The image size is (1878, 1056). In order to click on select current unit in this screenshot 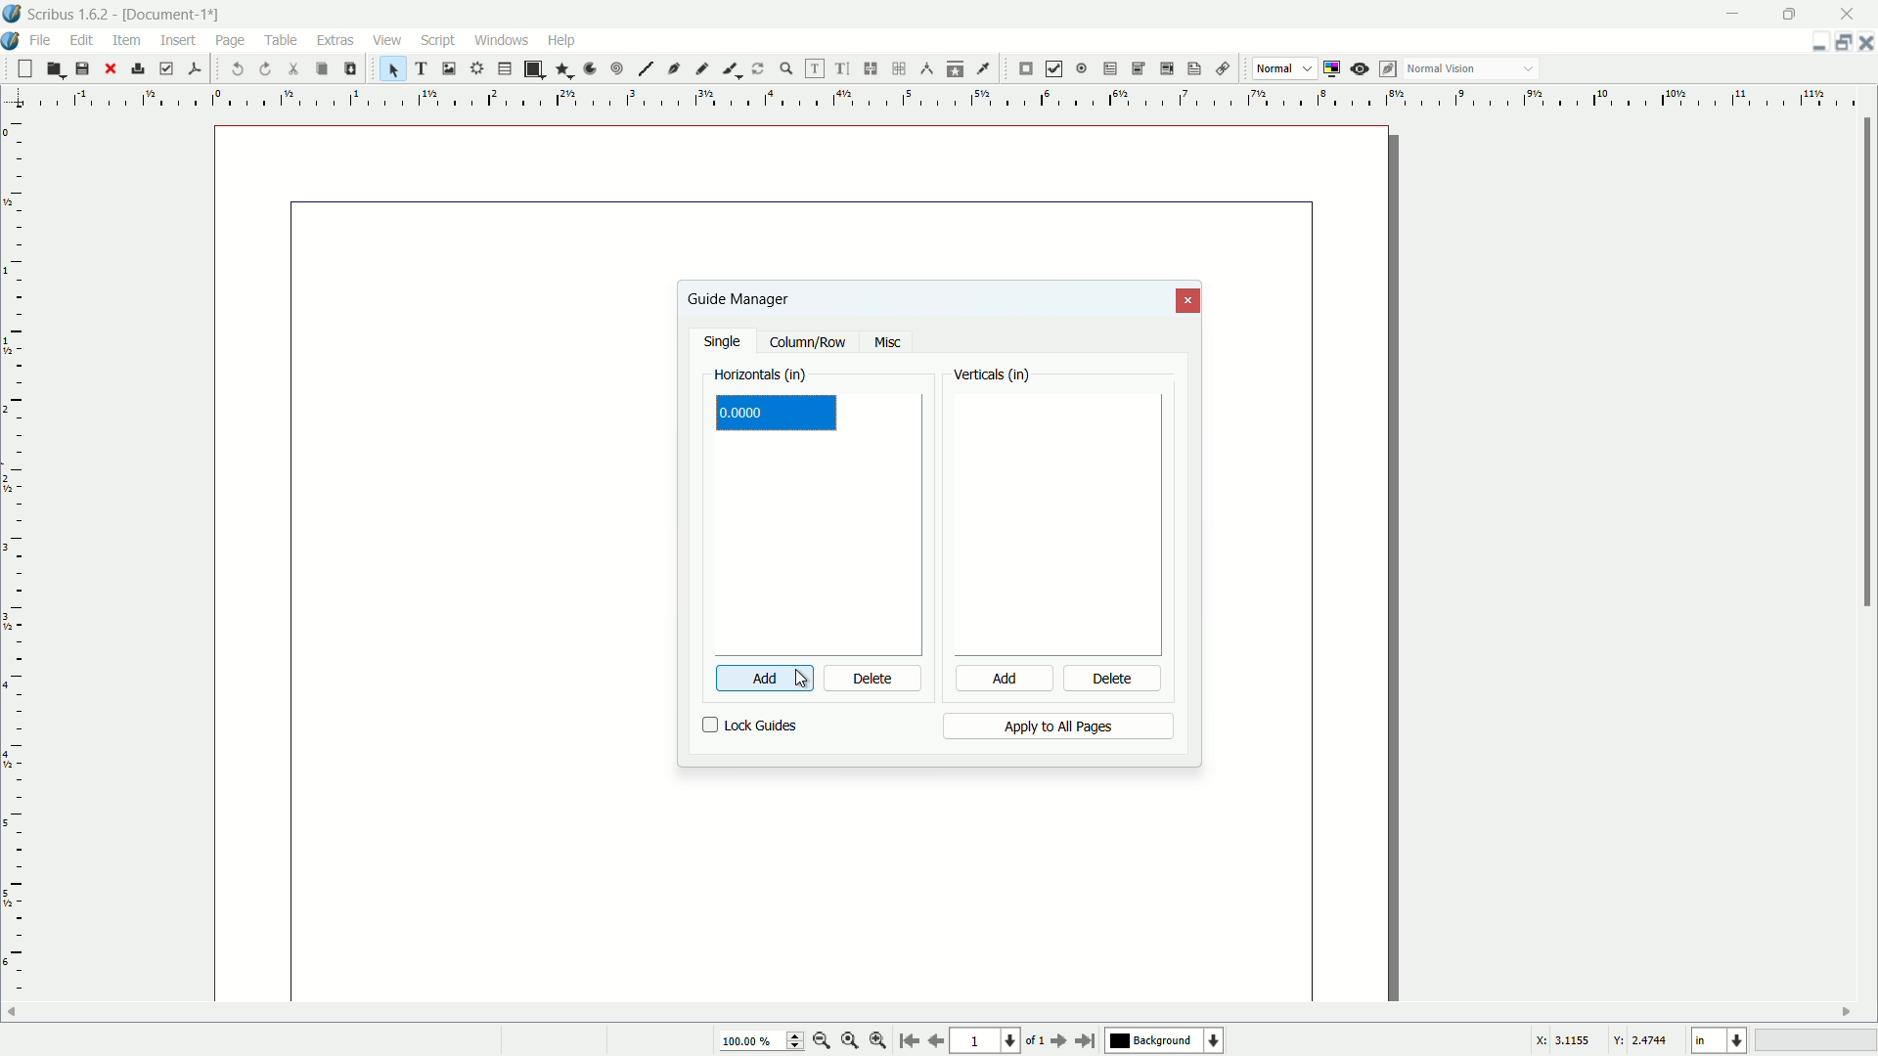, I will do `click(1718, 1041)`.